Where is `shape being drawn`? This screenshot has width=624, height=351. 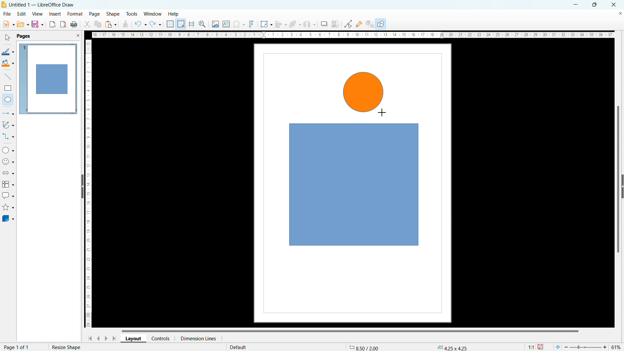 shape being drawn is located at coordinates (364, 92).